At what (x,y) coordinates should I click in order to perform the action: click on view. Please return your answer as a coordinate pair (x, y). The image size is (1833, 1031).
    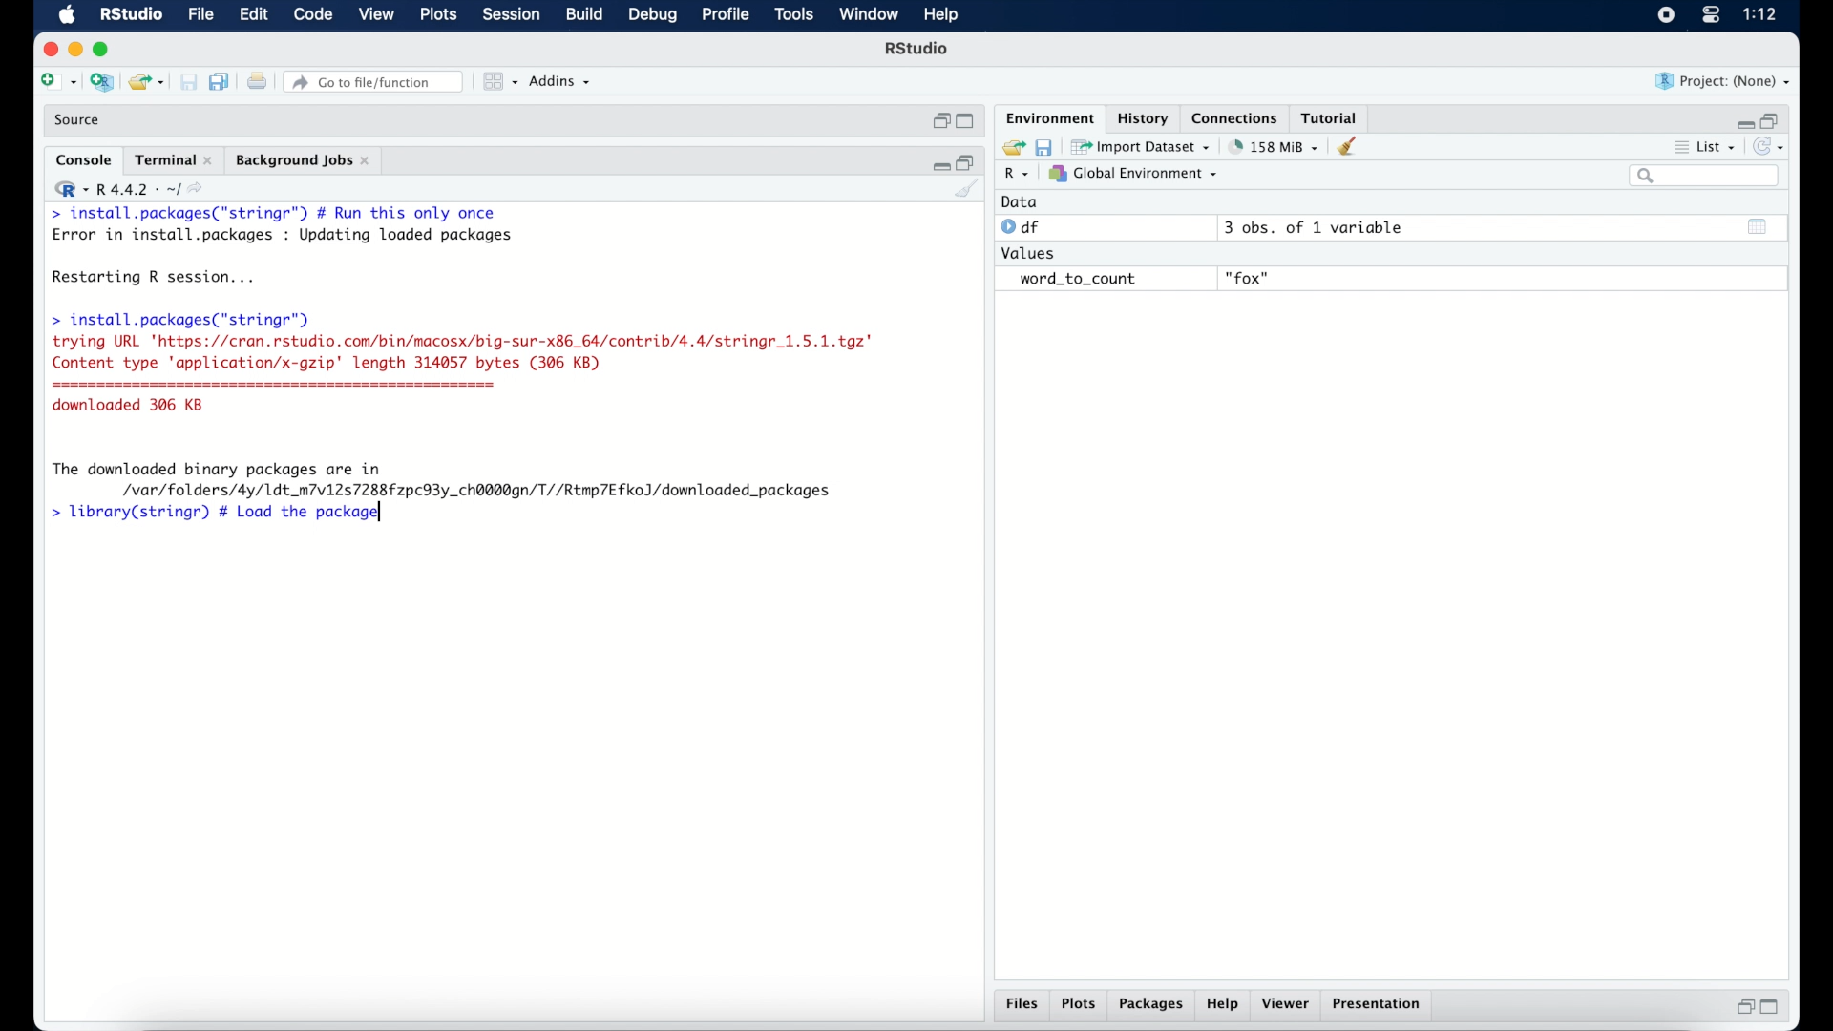
    Looking at the image, I should click on (376, 15).